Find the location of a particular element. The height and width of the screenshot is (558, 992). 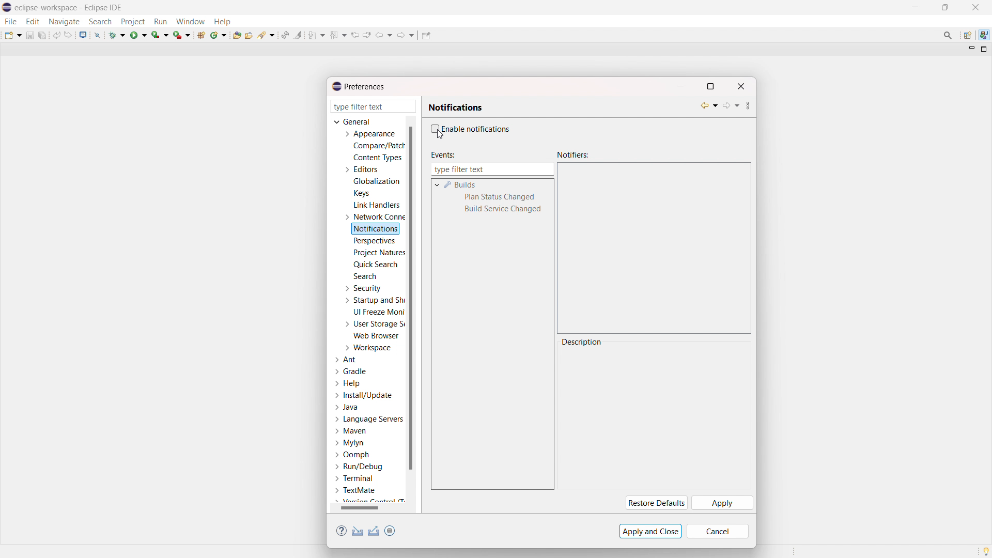

run/debug is located at coordinates (358, 466).